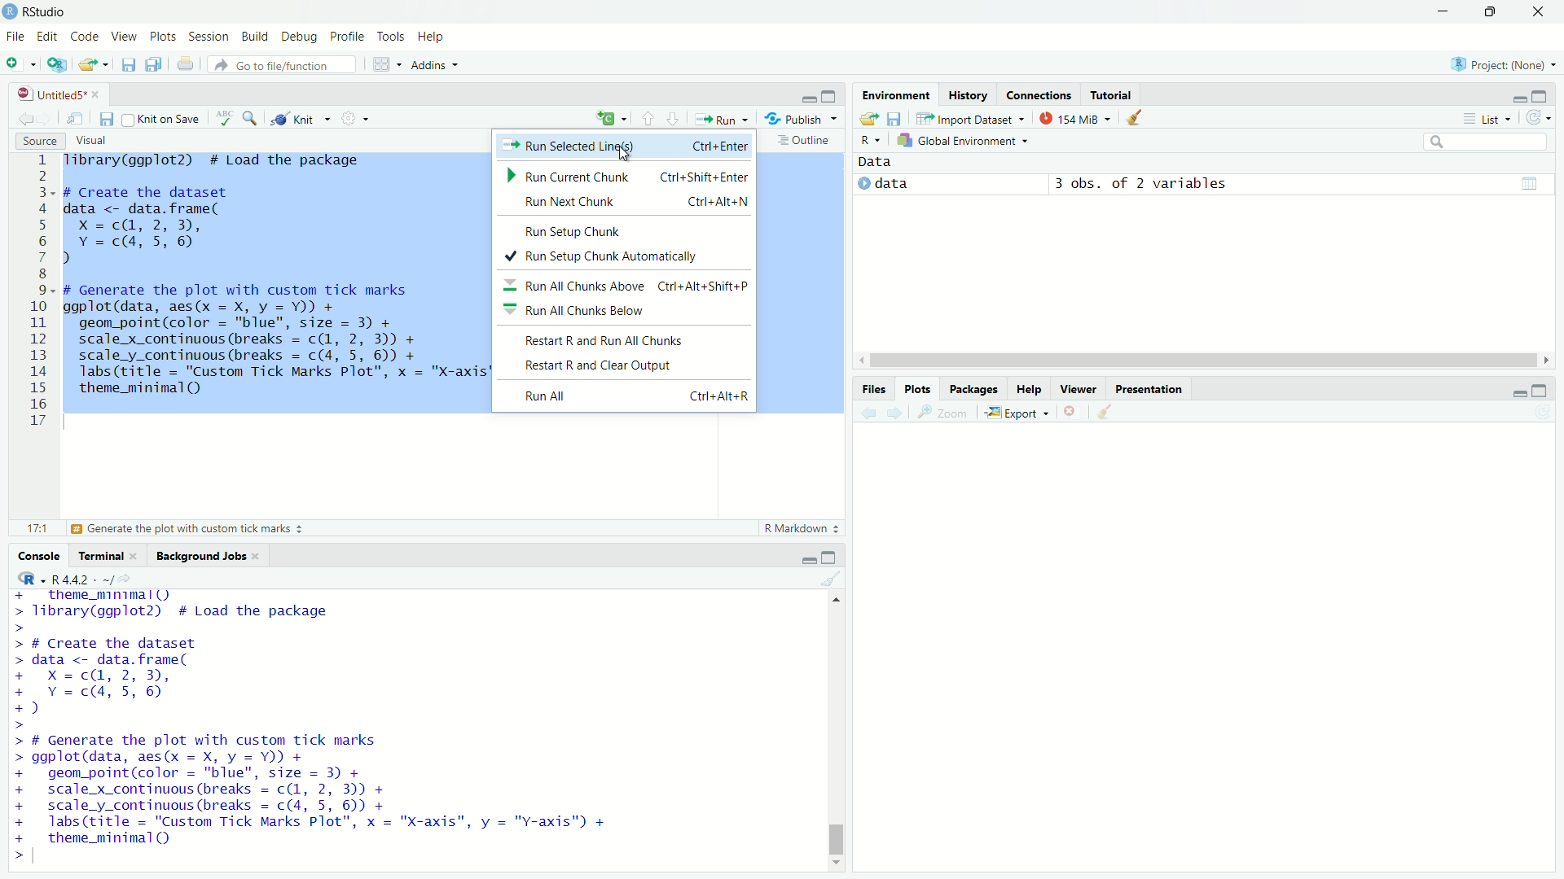 This screenshot has width=1564, height=879. I want to click on Restart R and Run All Chunks, so click(630, 340).